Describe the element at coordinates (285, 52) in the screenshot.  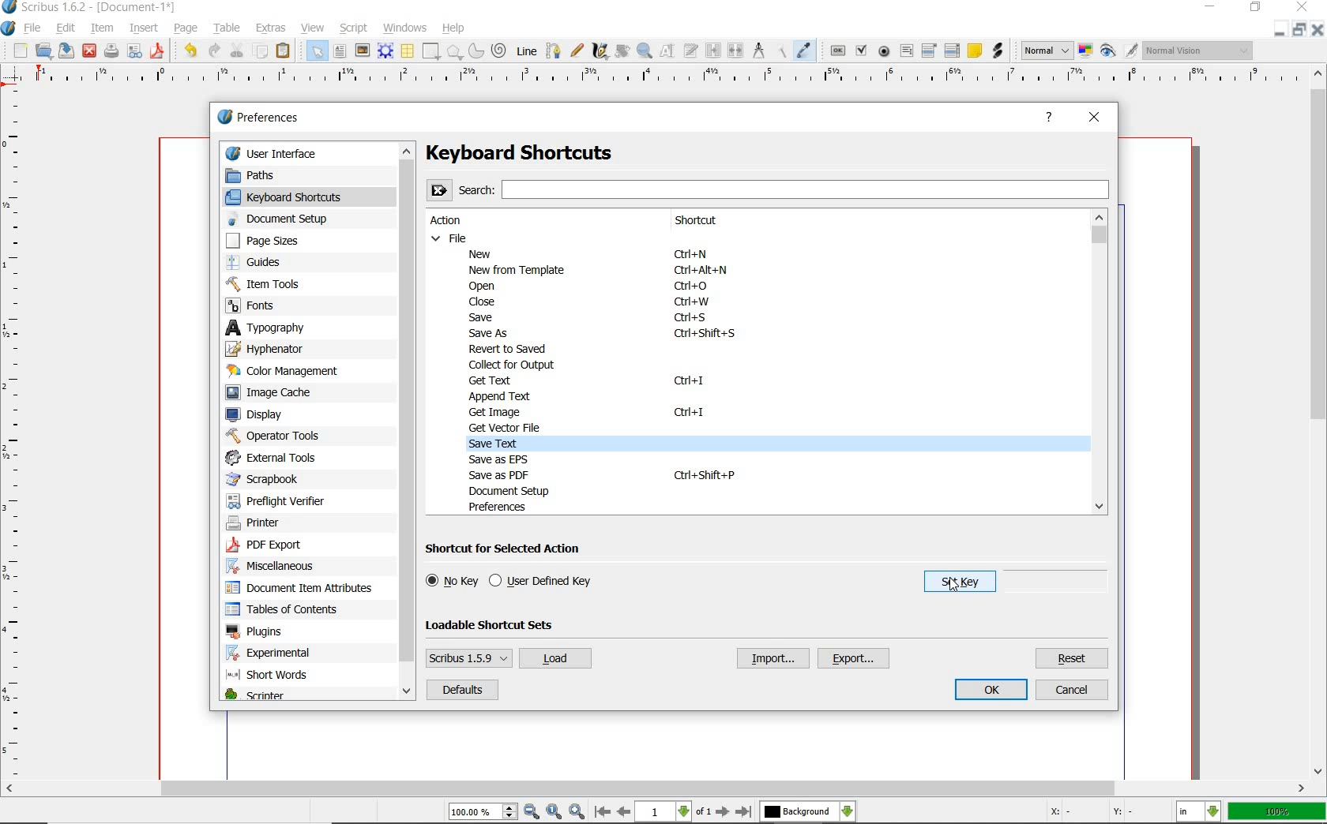
I see `paste` at that location.